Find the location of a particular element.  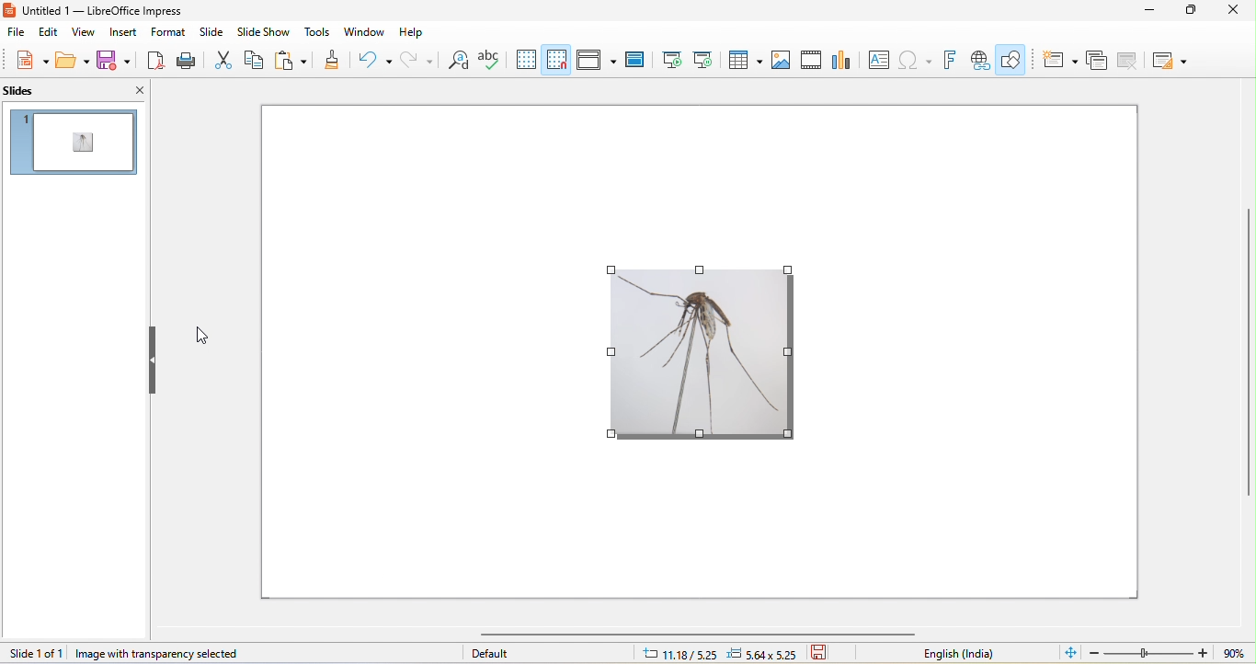

start from current is located at coordinates (703, 59).